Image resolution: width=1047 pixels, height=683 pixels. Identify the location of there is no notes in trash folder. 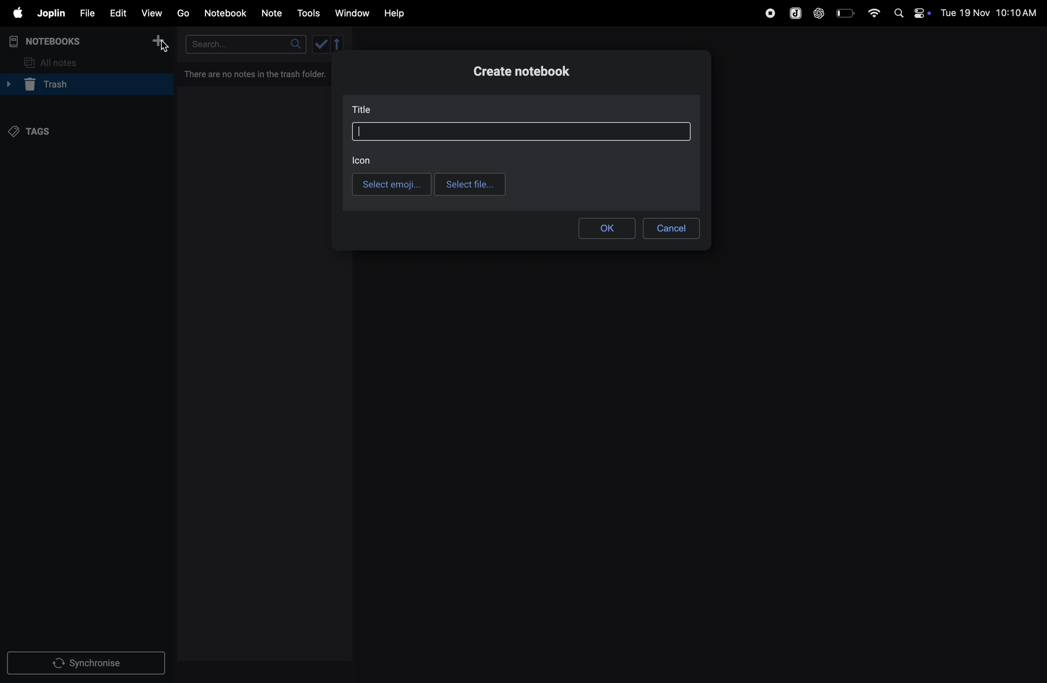
(259, 73).